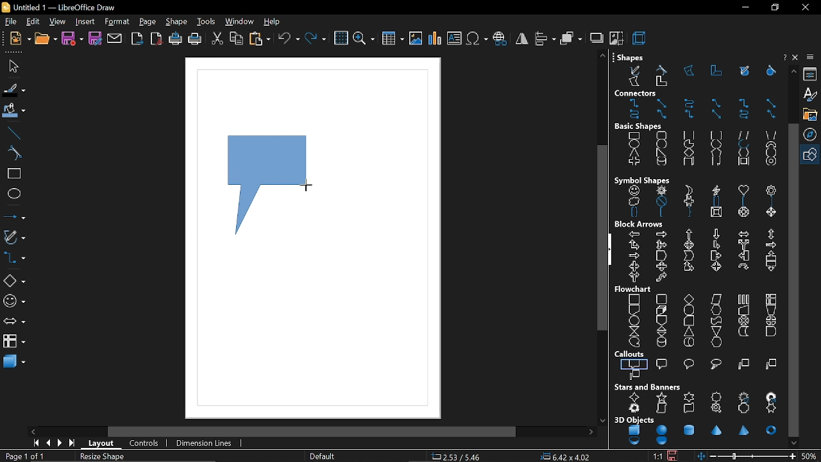 Image resolution: width=821 pixels, height=462 pixels. What do you see at coordinates (635, 266) in the screenshot?
I see `left and right arrow callout` at bounding box center [635, 266].